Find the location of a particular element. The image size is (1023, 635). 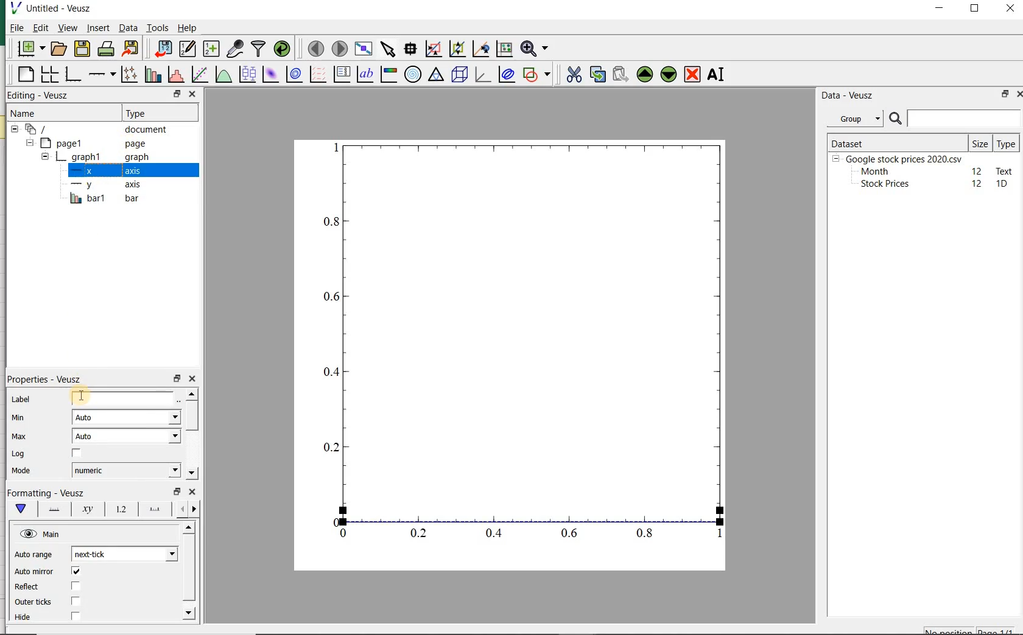

plot a 2d dataset as an image is located at coordinates (269, 74).